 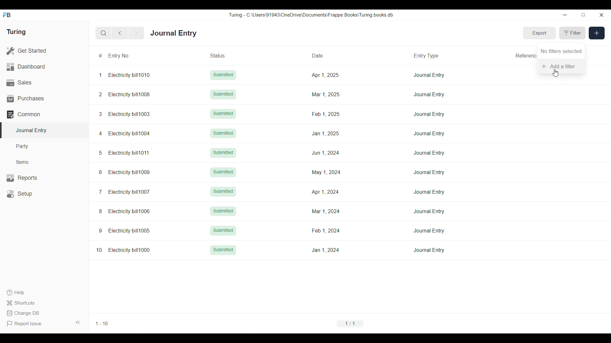 What do you see at coordinates (44, 98) in the screenshot?
I see `Purchases` at bounding box center [44, 98].